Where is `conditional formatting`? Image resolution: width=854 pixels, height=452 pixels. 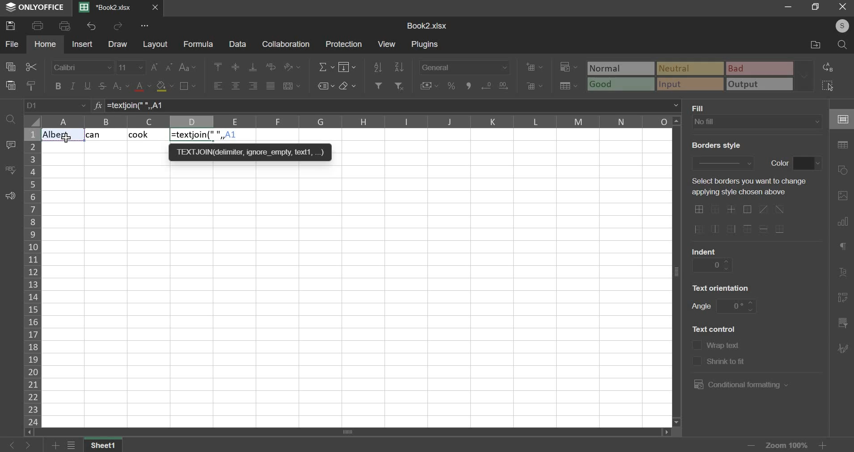 conditional formatting is located at coordinates (739, 385).